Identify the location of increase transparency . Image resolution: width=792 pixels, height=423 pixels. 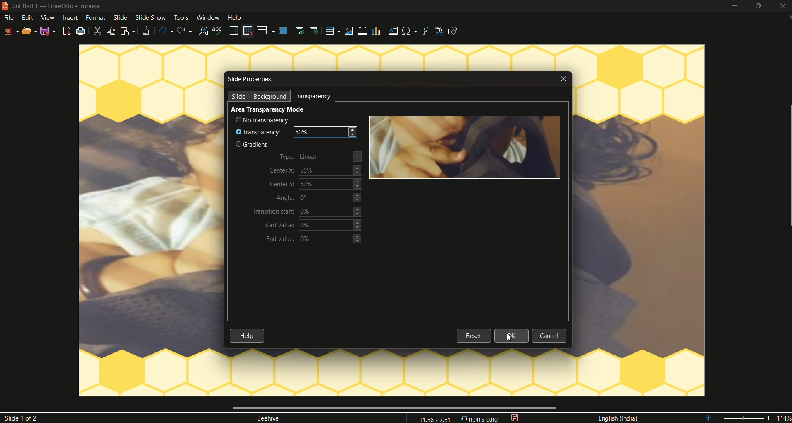
(355, 130).